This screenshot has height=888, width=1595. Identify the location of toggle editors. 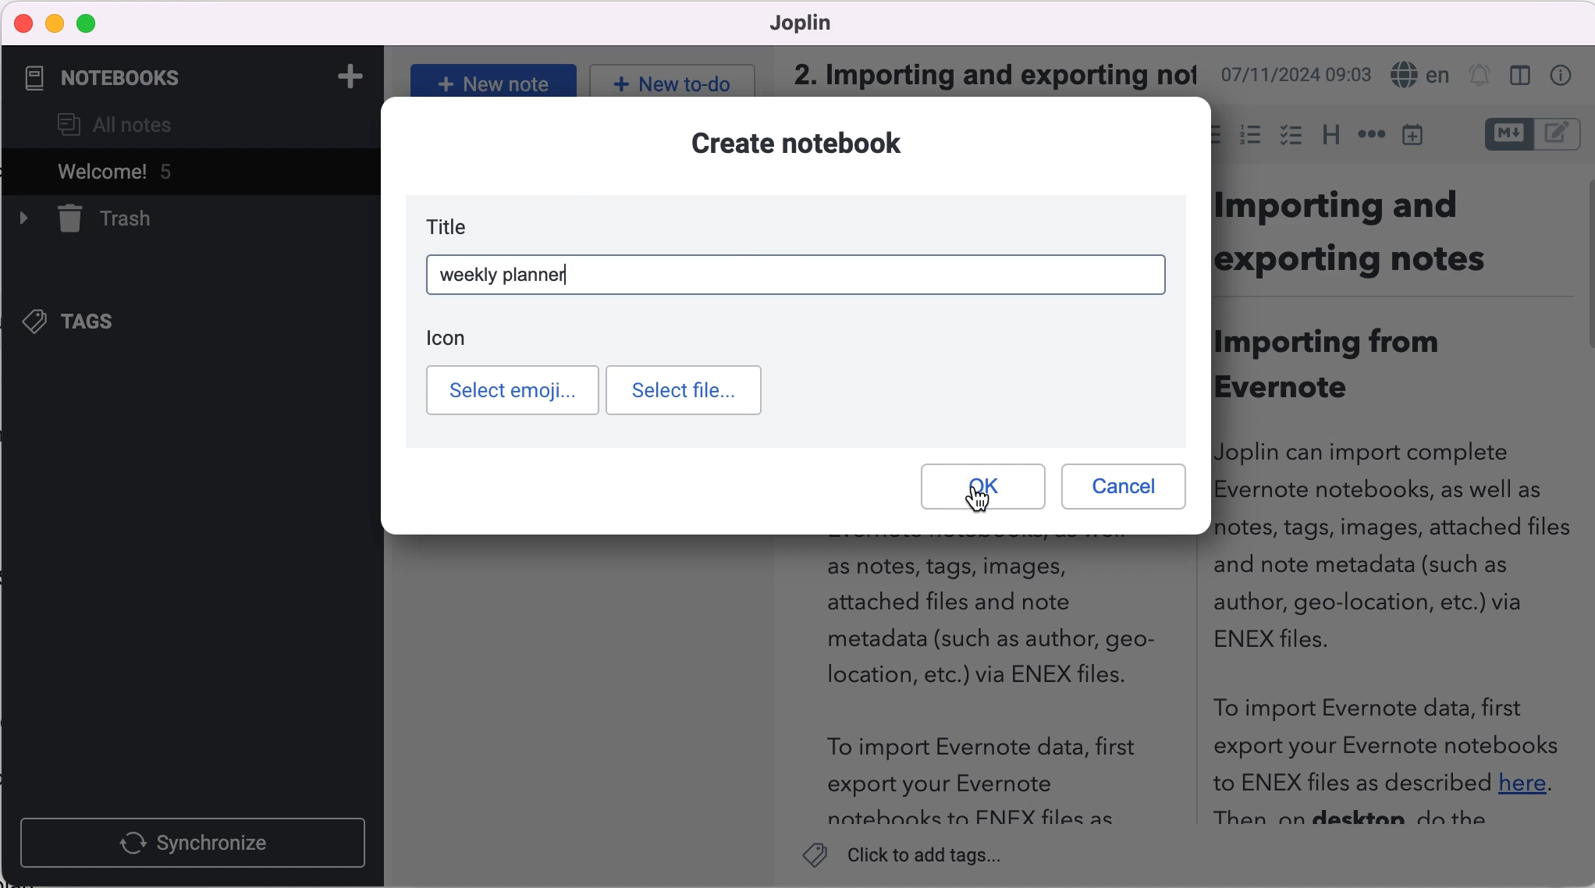
(1533, 137).